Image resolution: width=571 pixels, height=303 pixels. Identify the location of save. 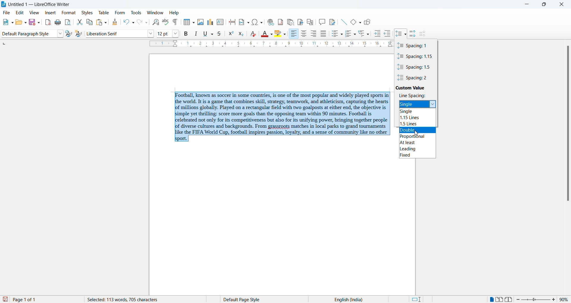
(31, 22).